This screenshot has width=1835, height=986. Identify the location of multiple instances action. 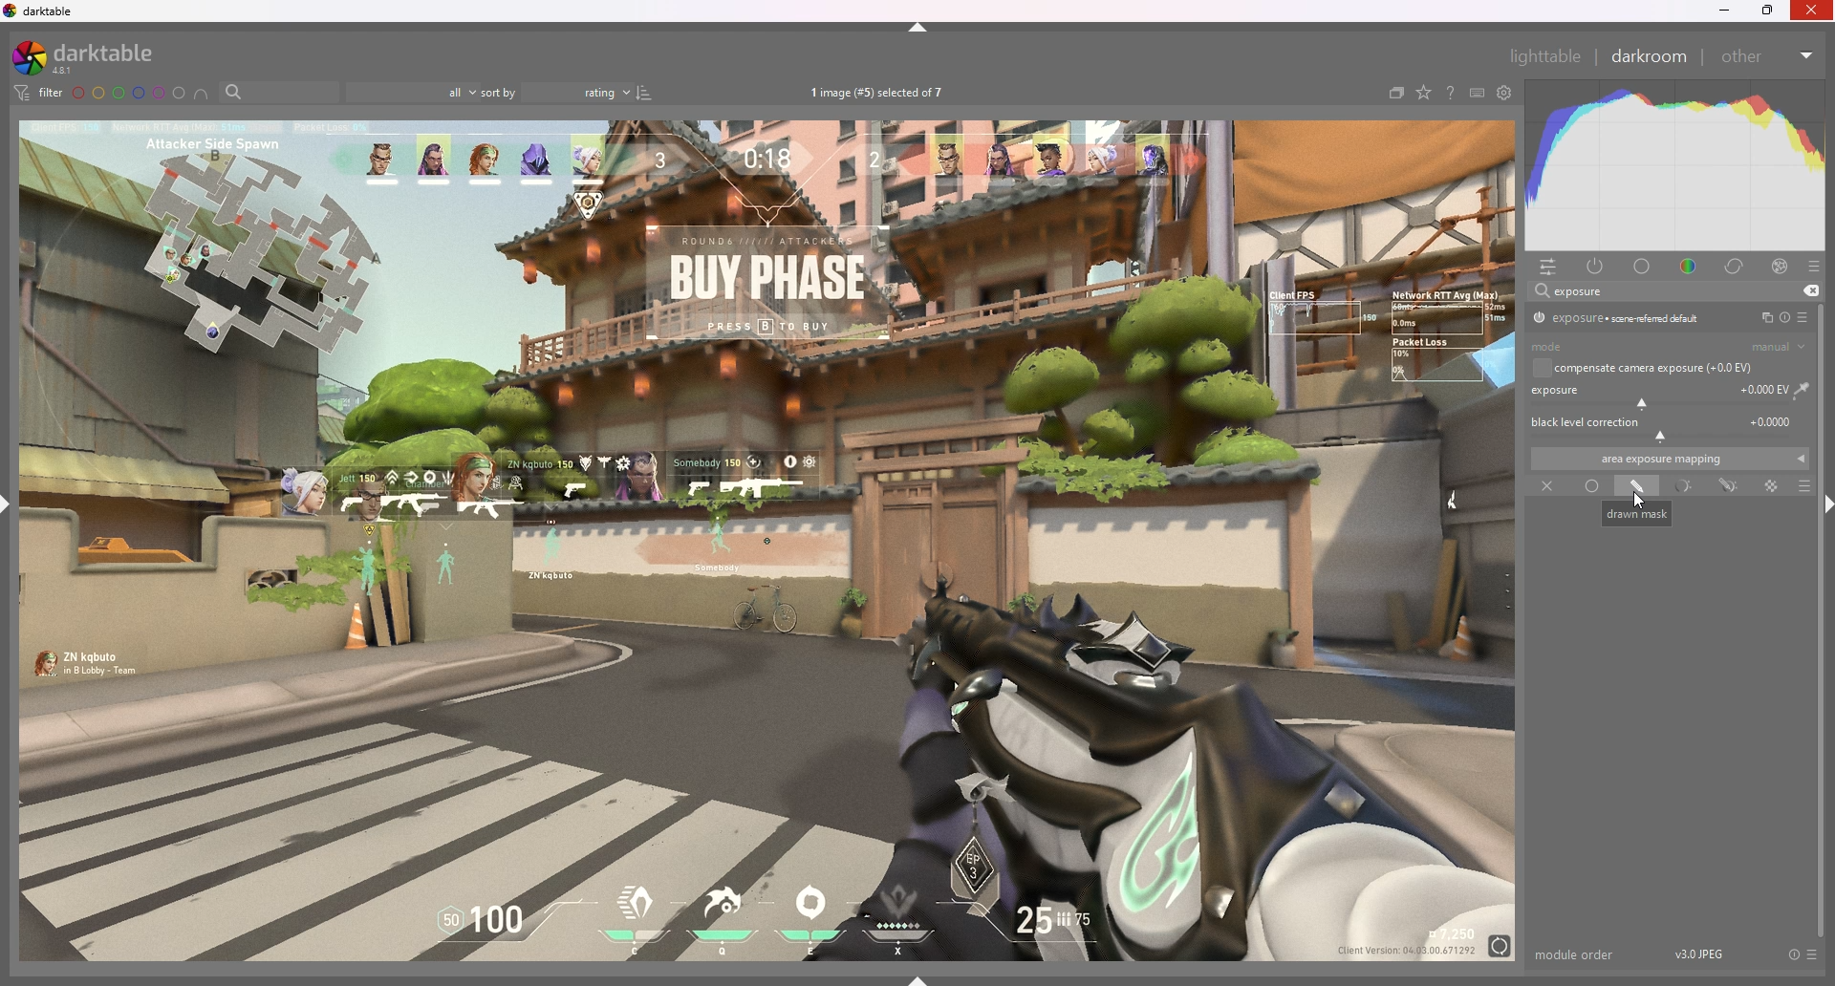
(1762, 318).